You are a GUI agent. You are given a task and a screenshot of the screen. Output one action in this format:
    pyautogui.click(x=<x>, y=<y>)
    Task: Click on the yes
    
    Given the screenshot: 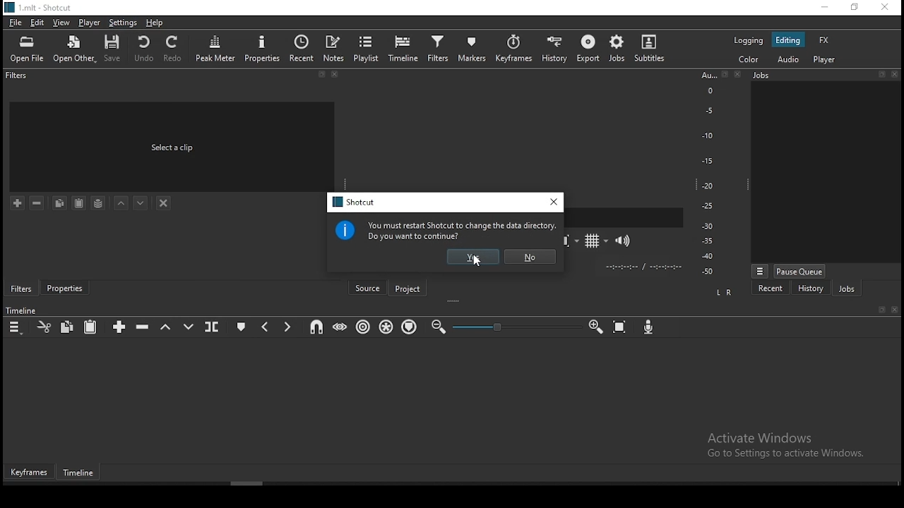 What is the action you would take?
    pyautogui.click(x=474, y=257)
    